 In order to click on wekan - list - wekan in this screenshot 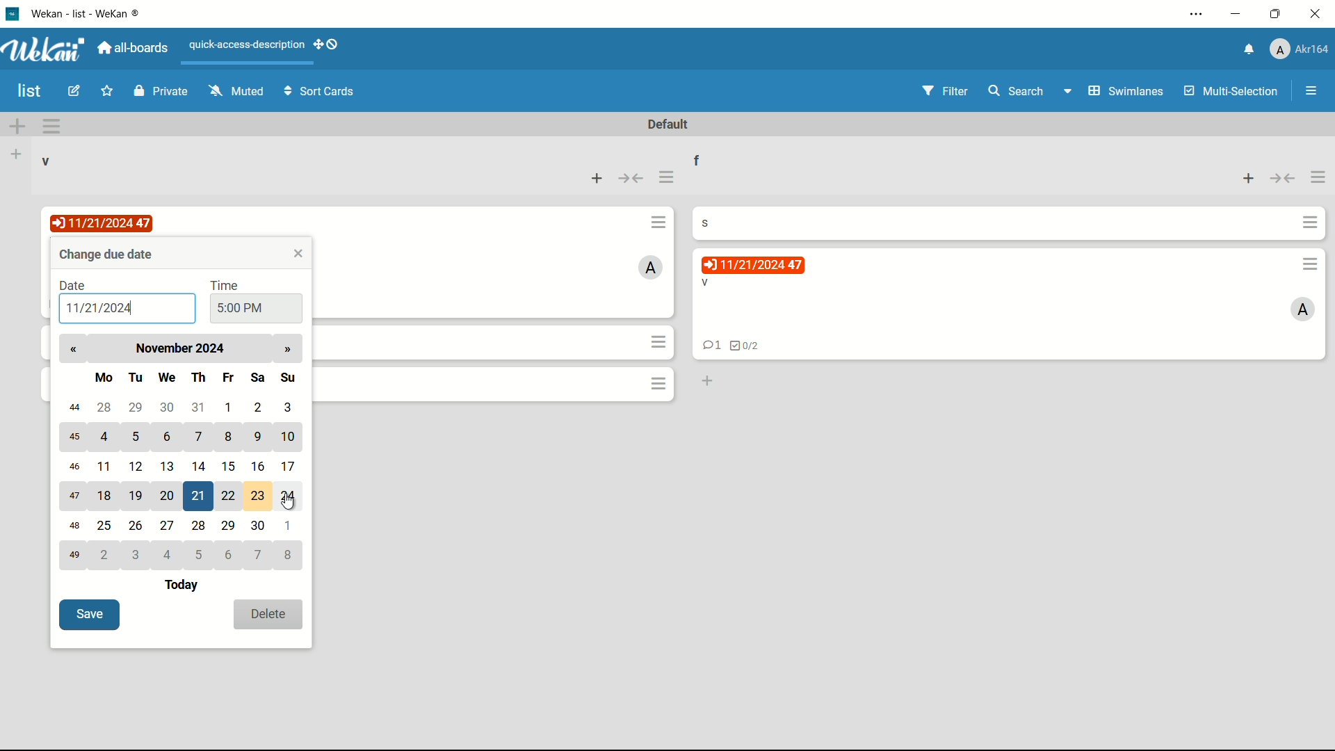, I will do `click(90, 12)`.